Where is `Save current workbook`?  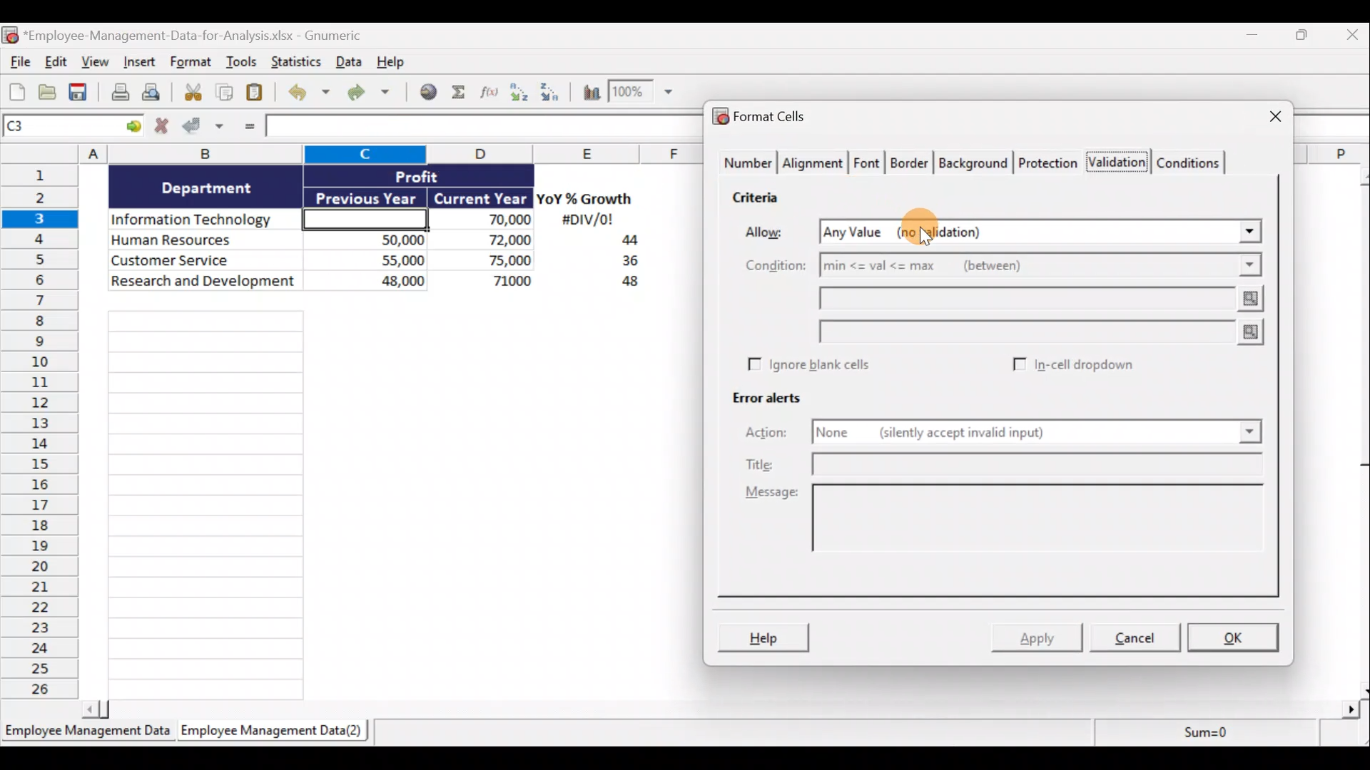
Save current workbook is located at coordinates (79, 93).